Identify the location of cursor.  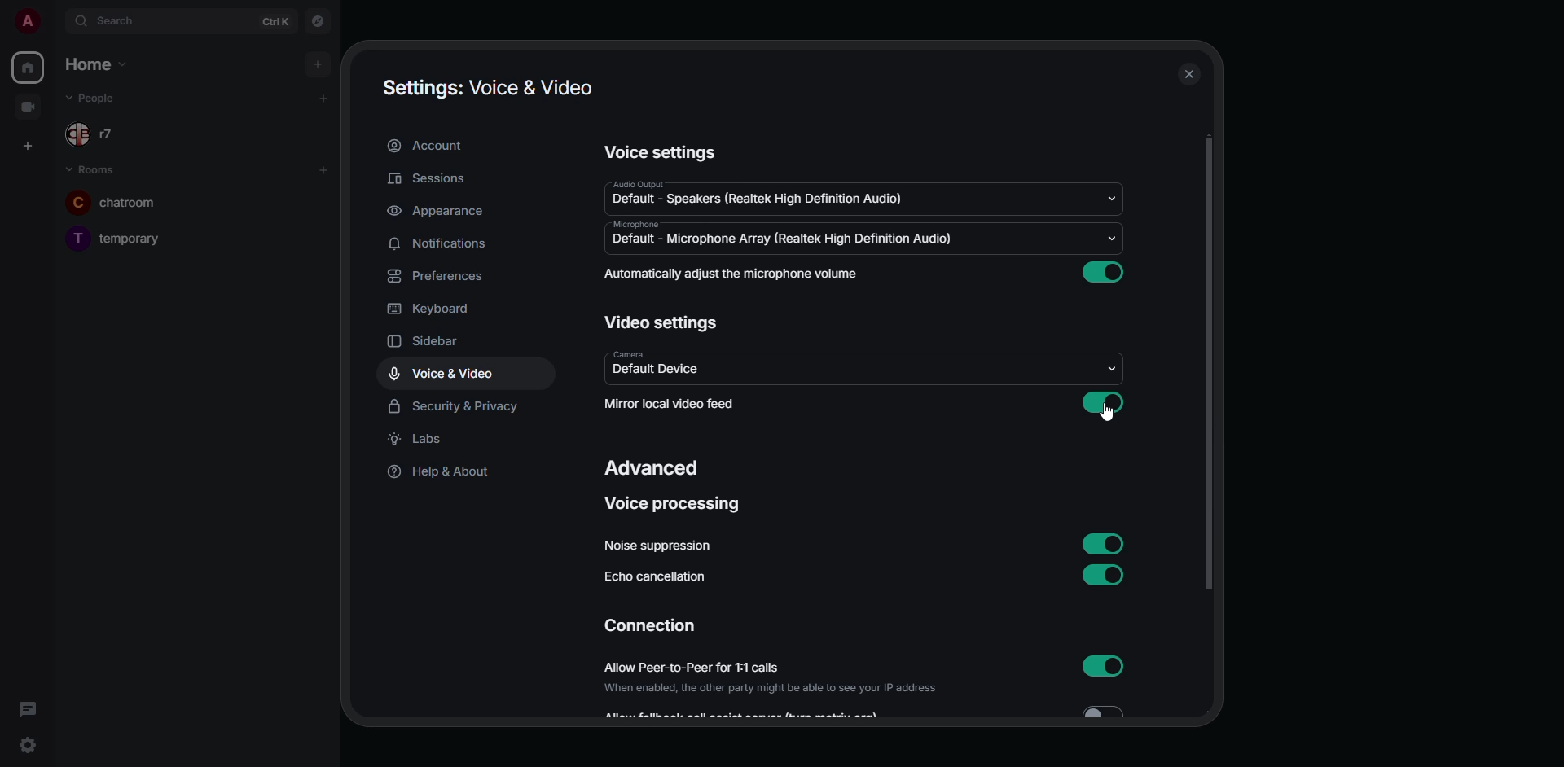
(1111, 416).